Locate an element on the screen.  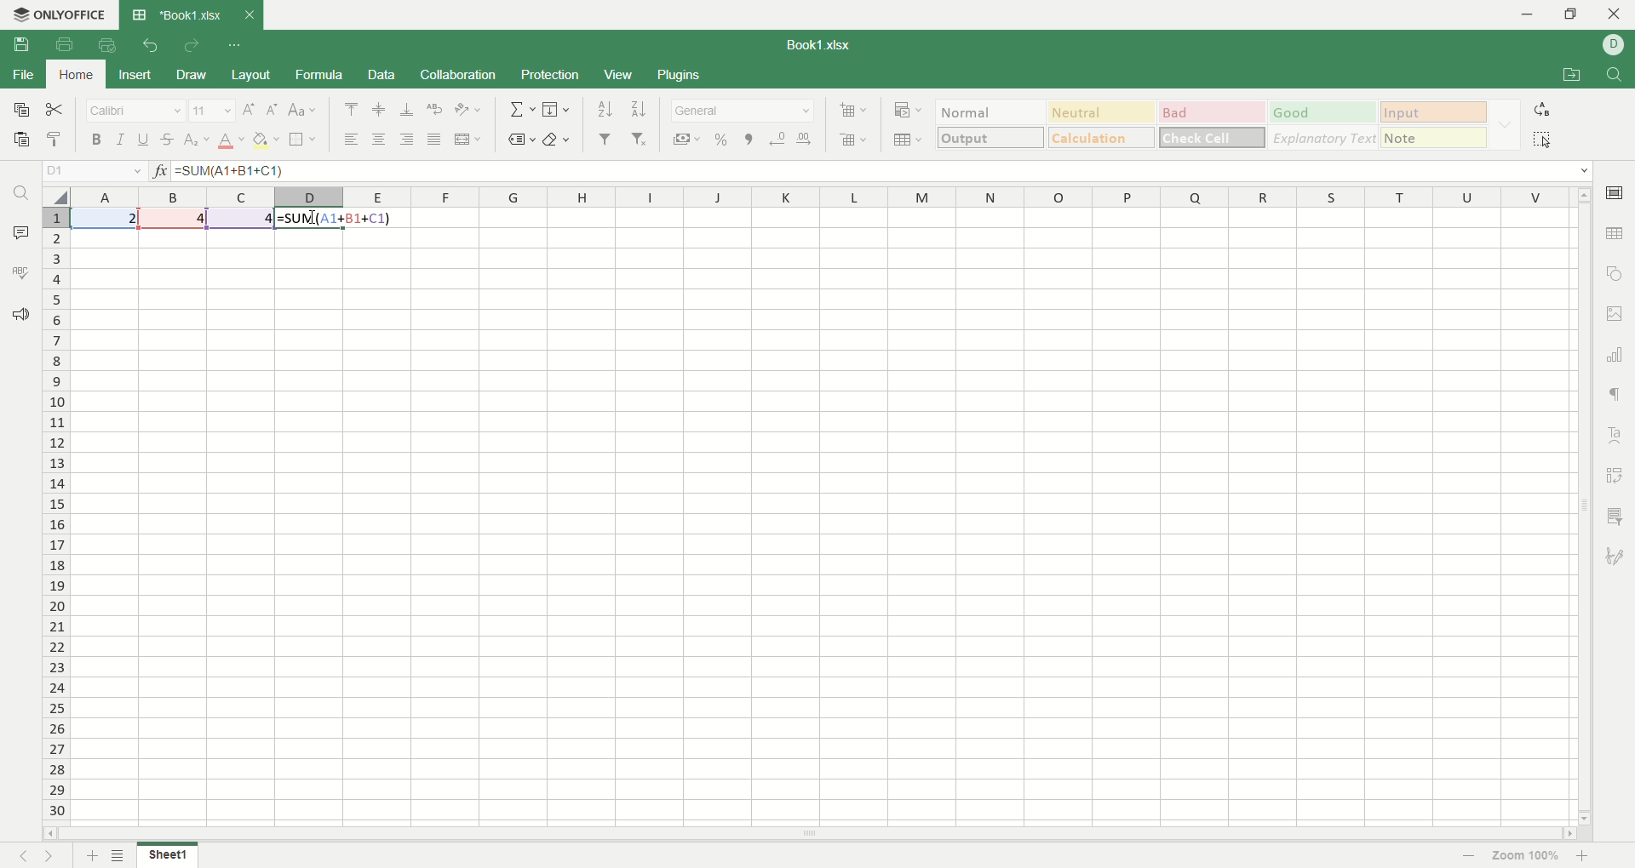
increase font is located at coordinates (249, 111).